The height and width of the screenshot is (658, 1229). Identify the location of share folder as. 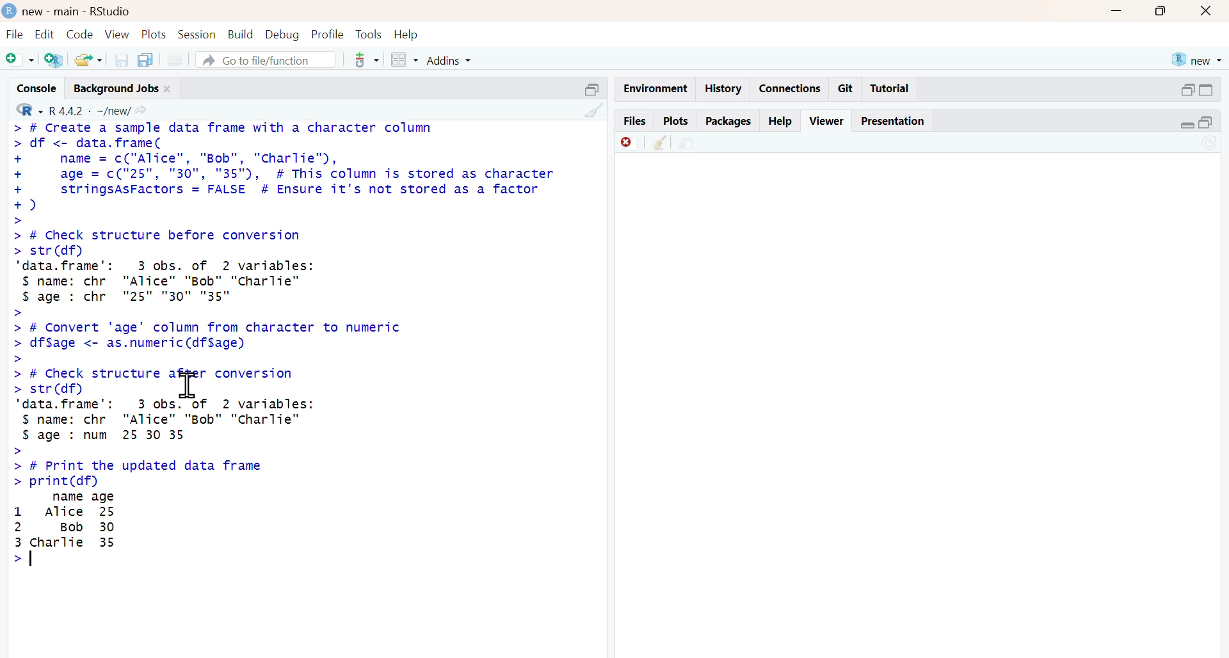
(90, 60).